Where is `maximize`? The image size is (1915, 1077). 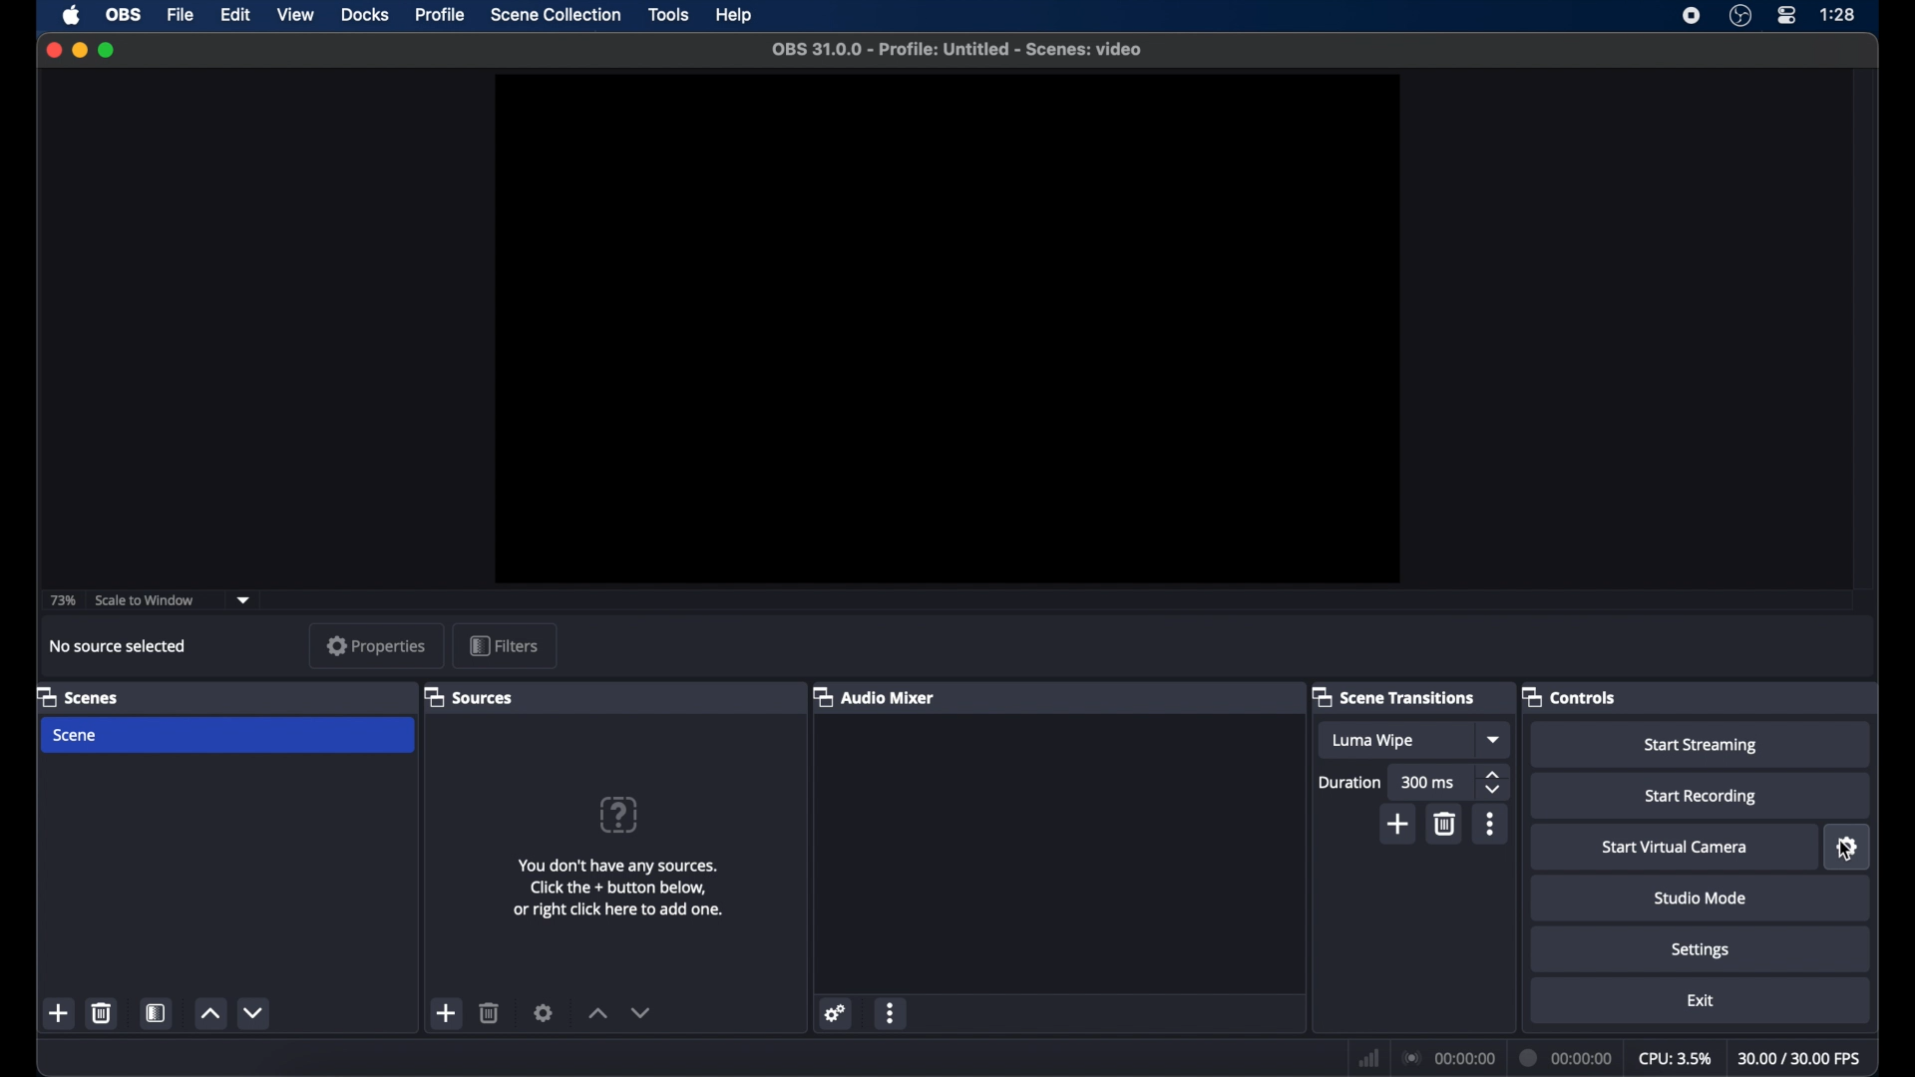
maximize is located at coordinates (110, 50).